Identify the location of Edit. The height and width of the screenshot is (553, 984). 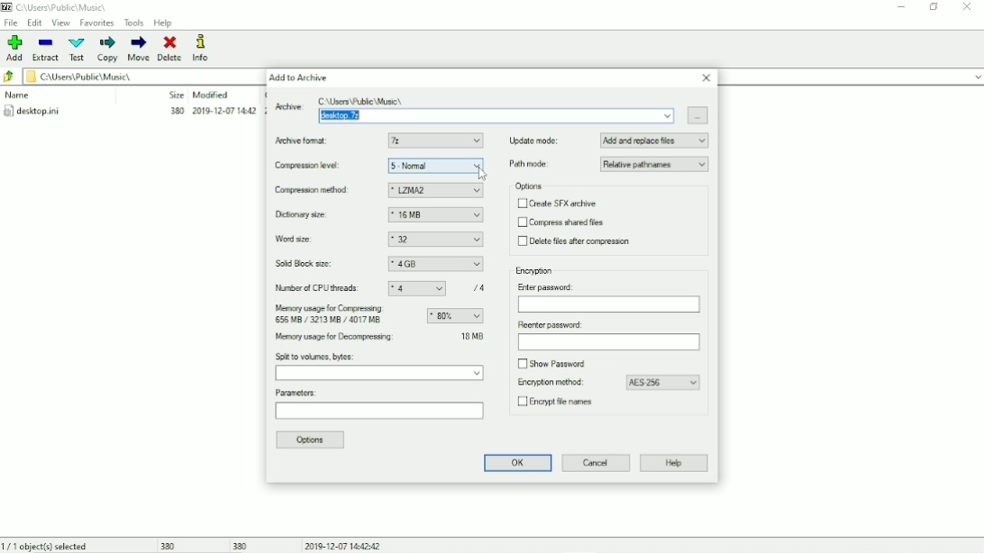
(35, 23).